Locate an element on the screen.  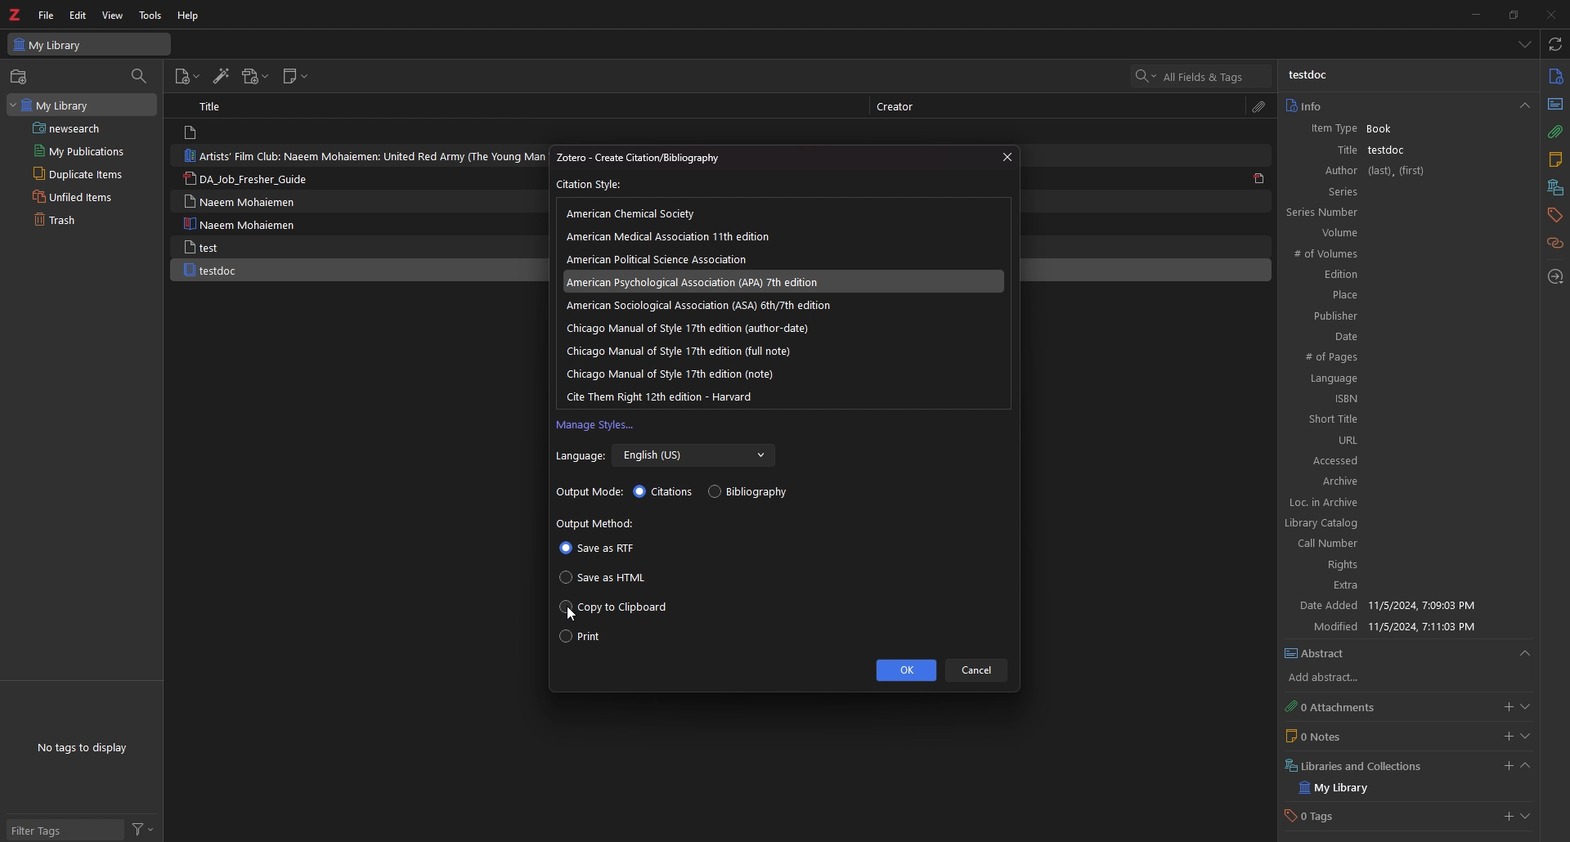
view is located at coordinates (113, 16).